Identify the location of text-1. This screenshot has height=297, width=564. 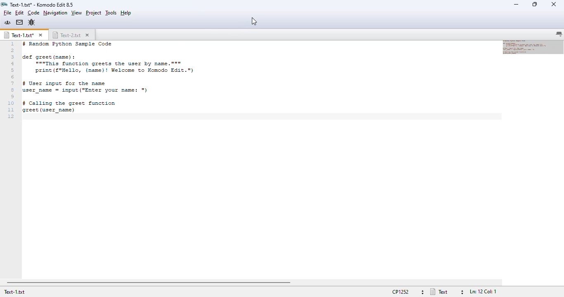
(19, 35).